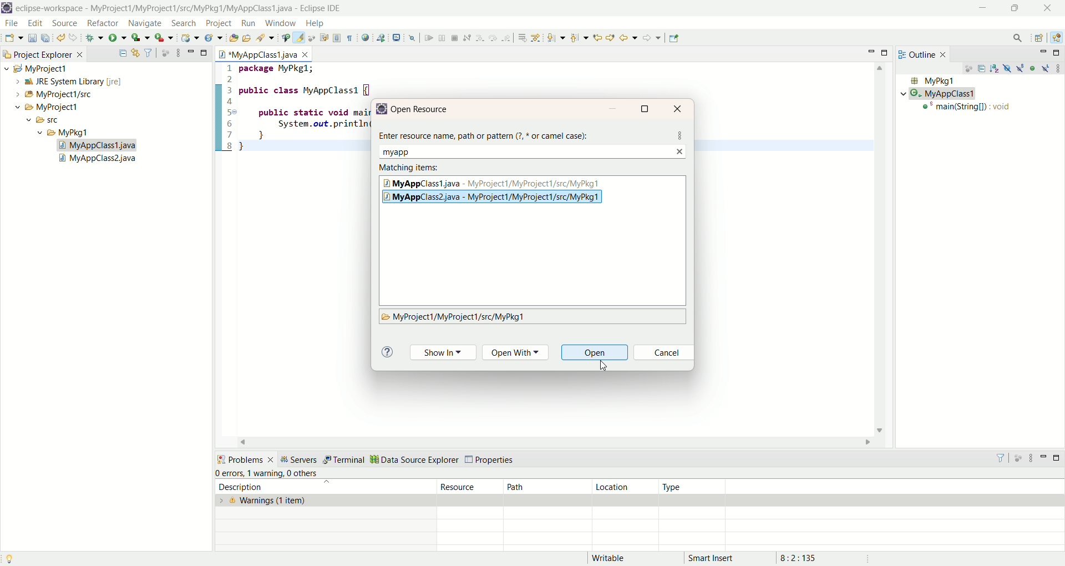 The height and width of the screenshot is (566, 1065). What do you see at coordinates (185, 23) in the screenshot?
I see `search` at bounding box center [185, 23].